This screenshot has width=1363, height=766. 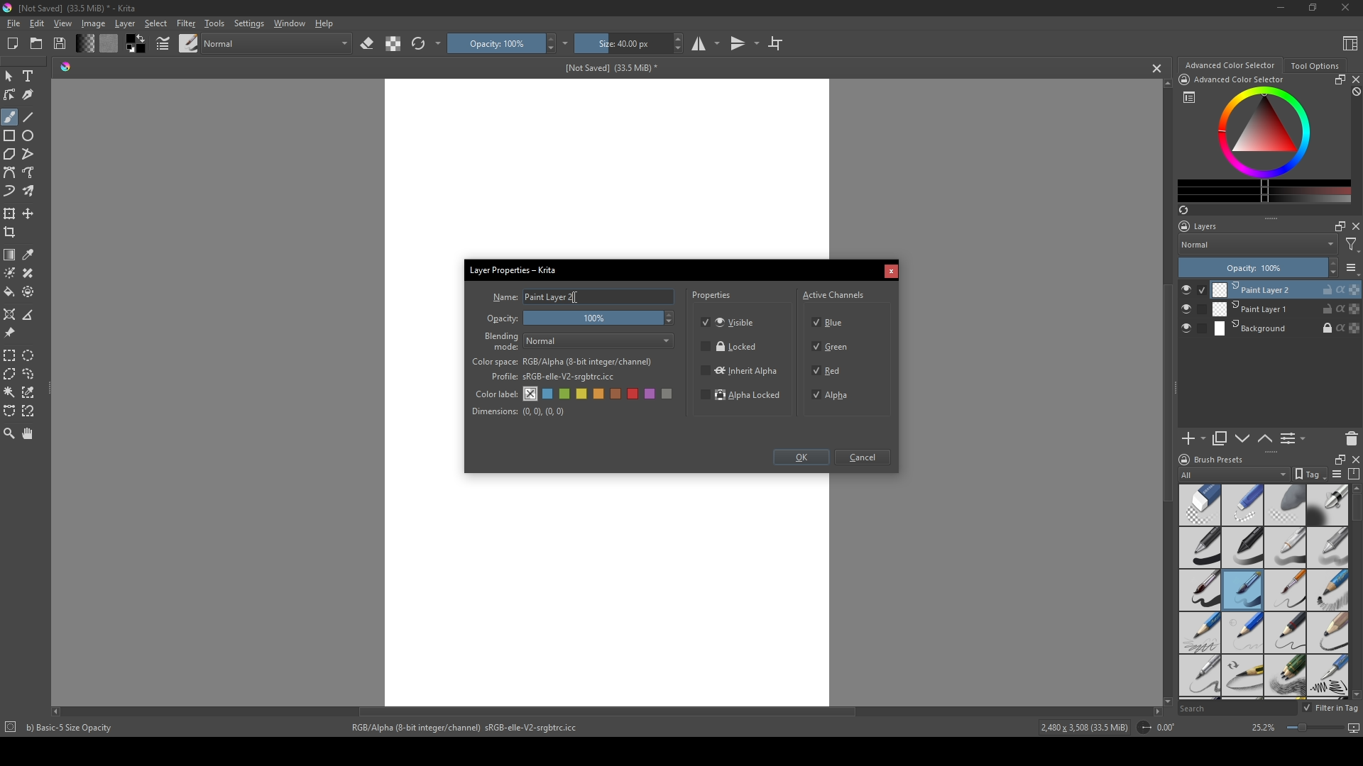 I want to click on resize, so click(x=1311, y=9).